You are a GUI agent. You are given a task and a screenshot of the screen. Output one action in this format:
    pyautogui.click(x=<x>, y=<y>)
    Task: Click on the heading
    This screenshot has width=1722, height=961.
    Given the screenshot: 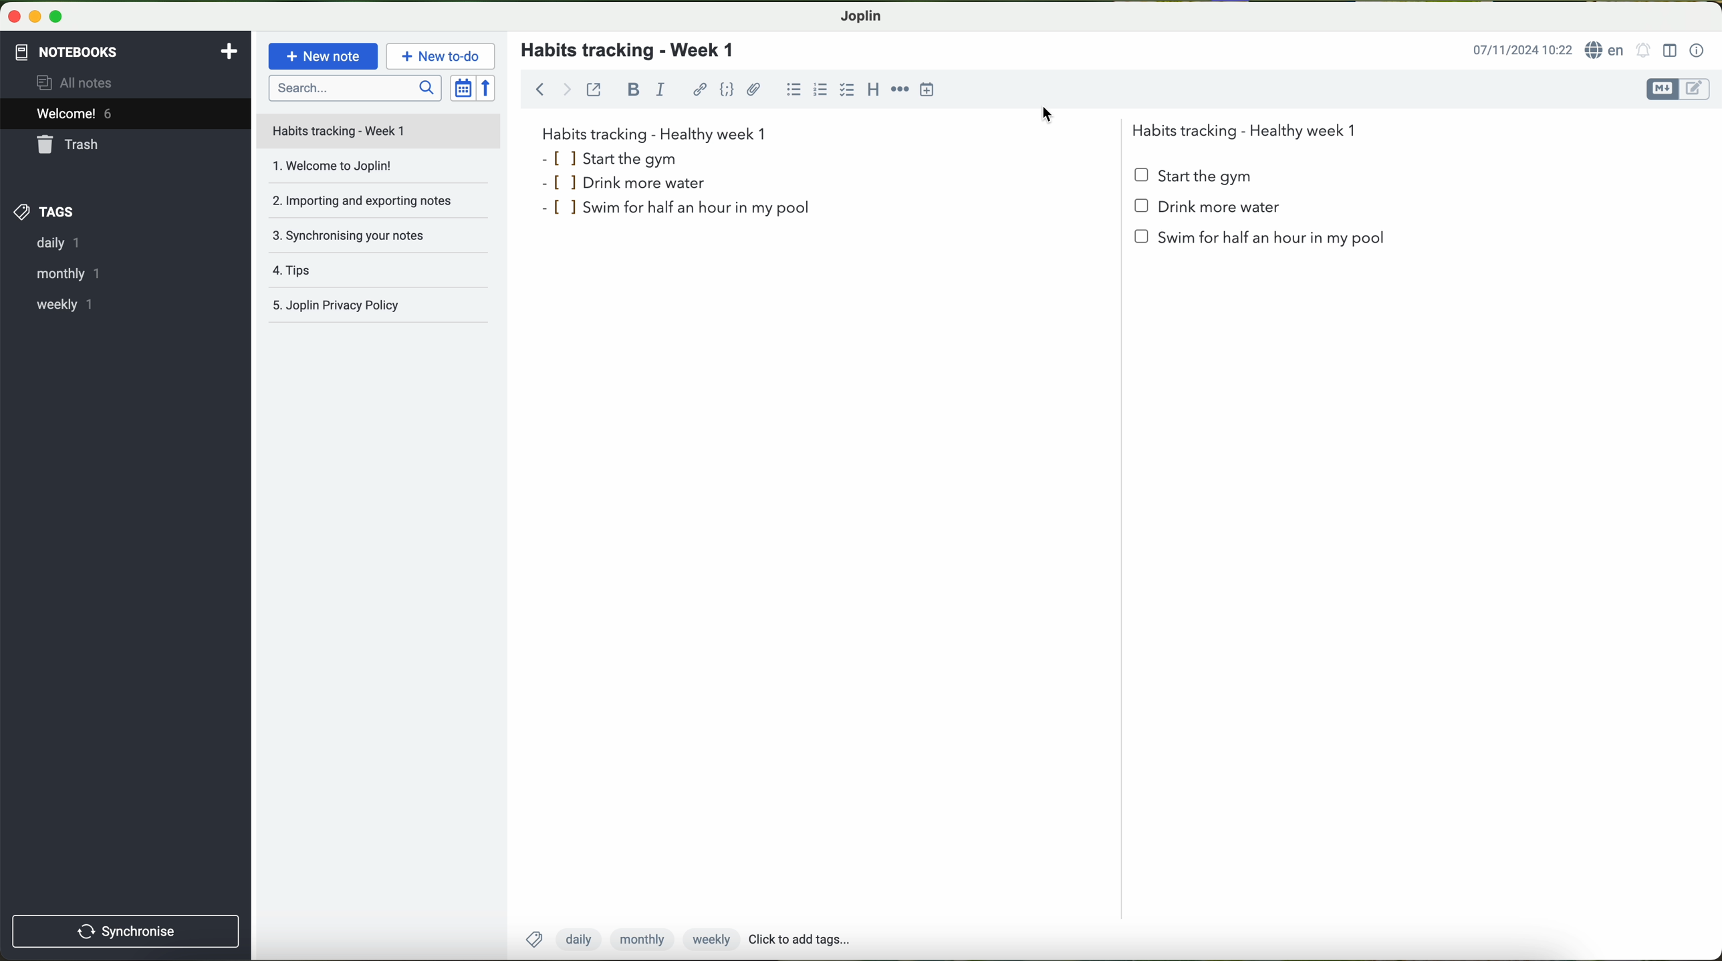 What is the action you would take?
    pyautogui.click(x=875, y=93)
    